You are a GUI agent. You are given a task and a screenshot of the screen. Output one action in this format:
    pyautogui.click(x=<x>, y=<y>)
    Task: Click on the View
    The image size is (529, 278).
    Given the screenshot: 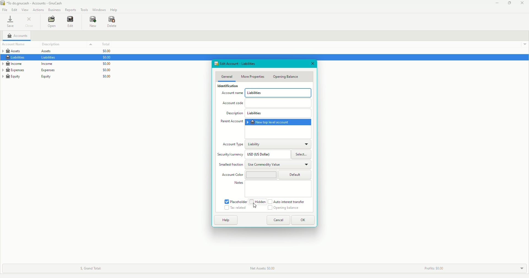 What is the action you would take?
    pyautogui.click(x=26, y=10)
    